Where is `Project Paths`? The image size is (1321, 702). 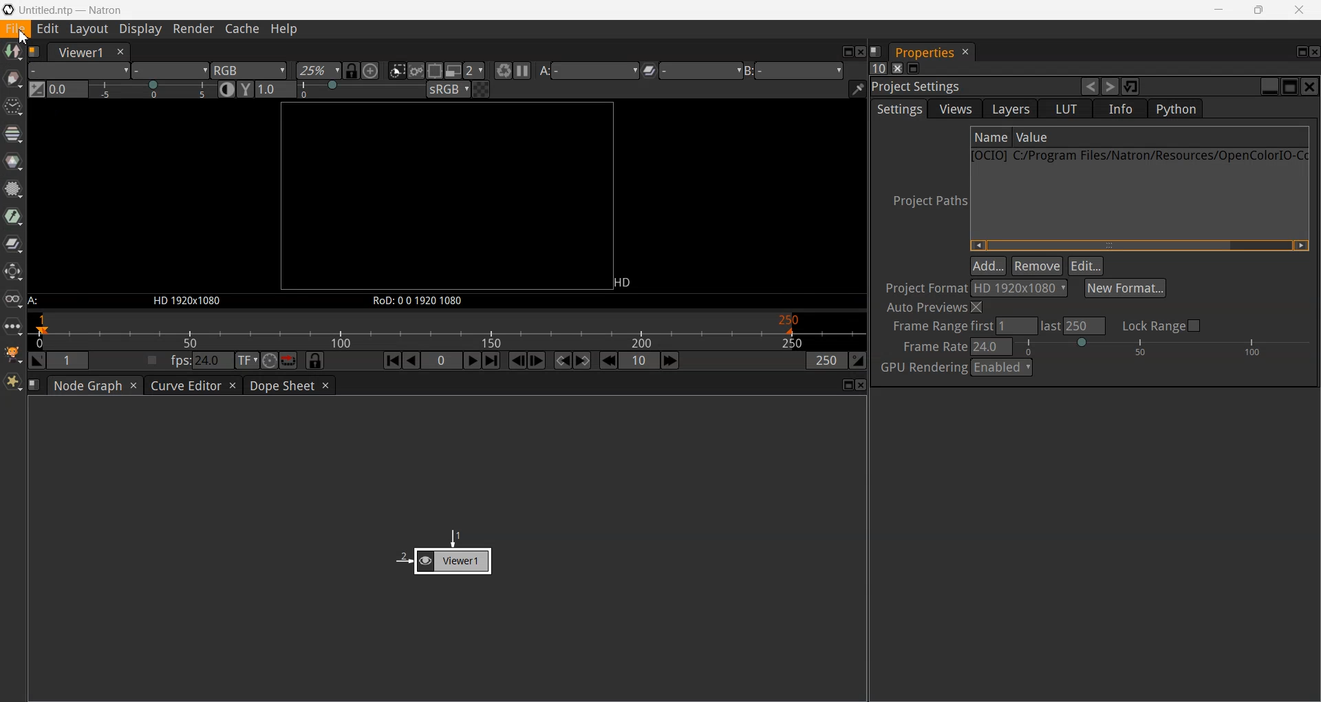 Project Paths is located at coordinates (925, 200).